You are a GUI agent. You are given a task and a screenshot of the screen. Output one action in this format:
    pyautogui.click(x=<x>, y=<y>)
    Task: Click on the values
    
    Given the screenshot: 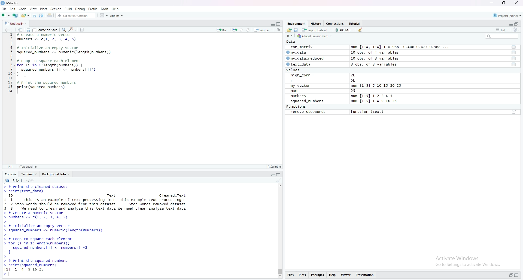 What is the action you would take?
    pyautogui.click(x=295, y=70)
    